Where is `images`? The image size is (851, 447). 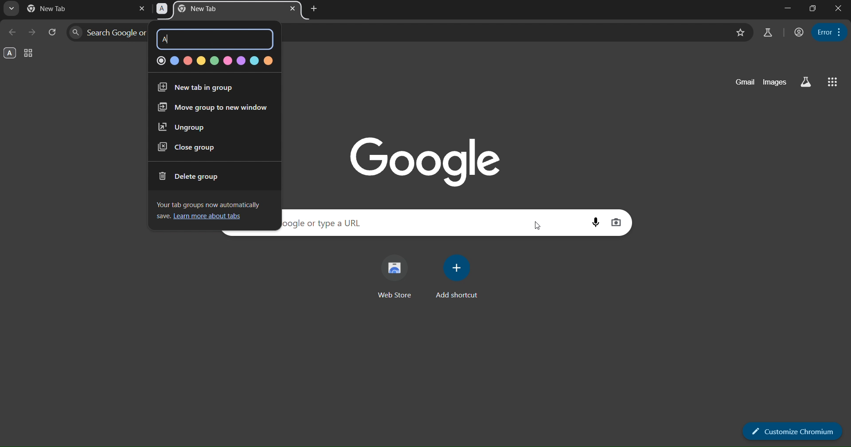 images is located at coordinates (773, 82).